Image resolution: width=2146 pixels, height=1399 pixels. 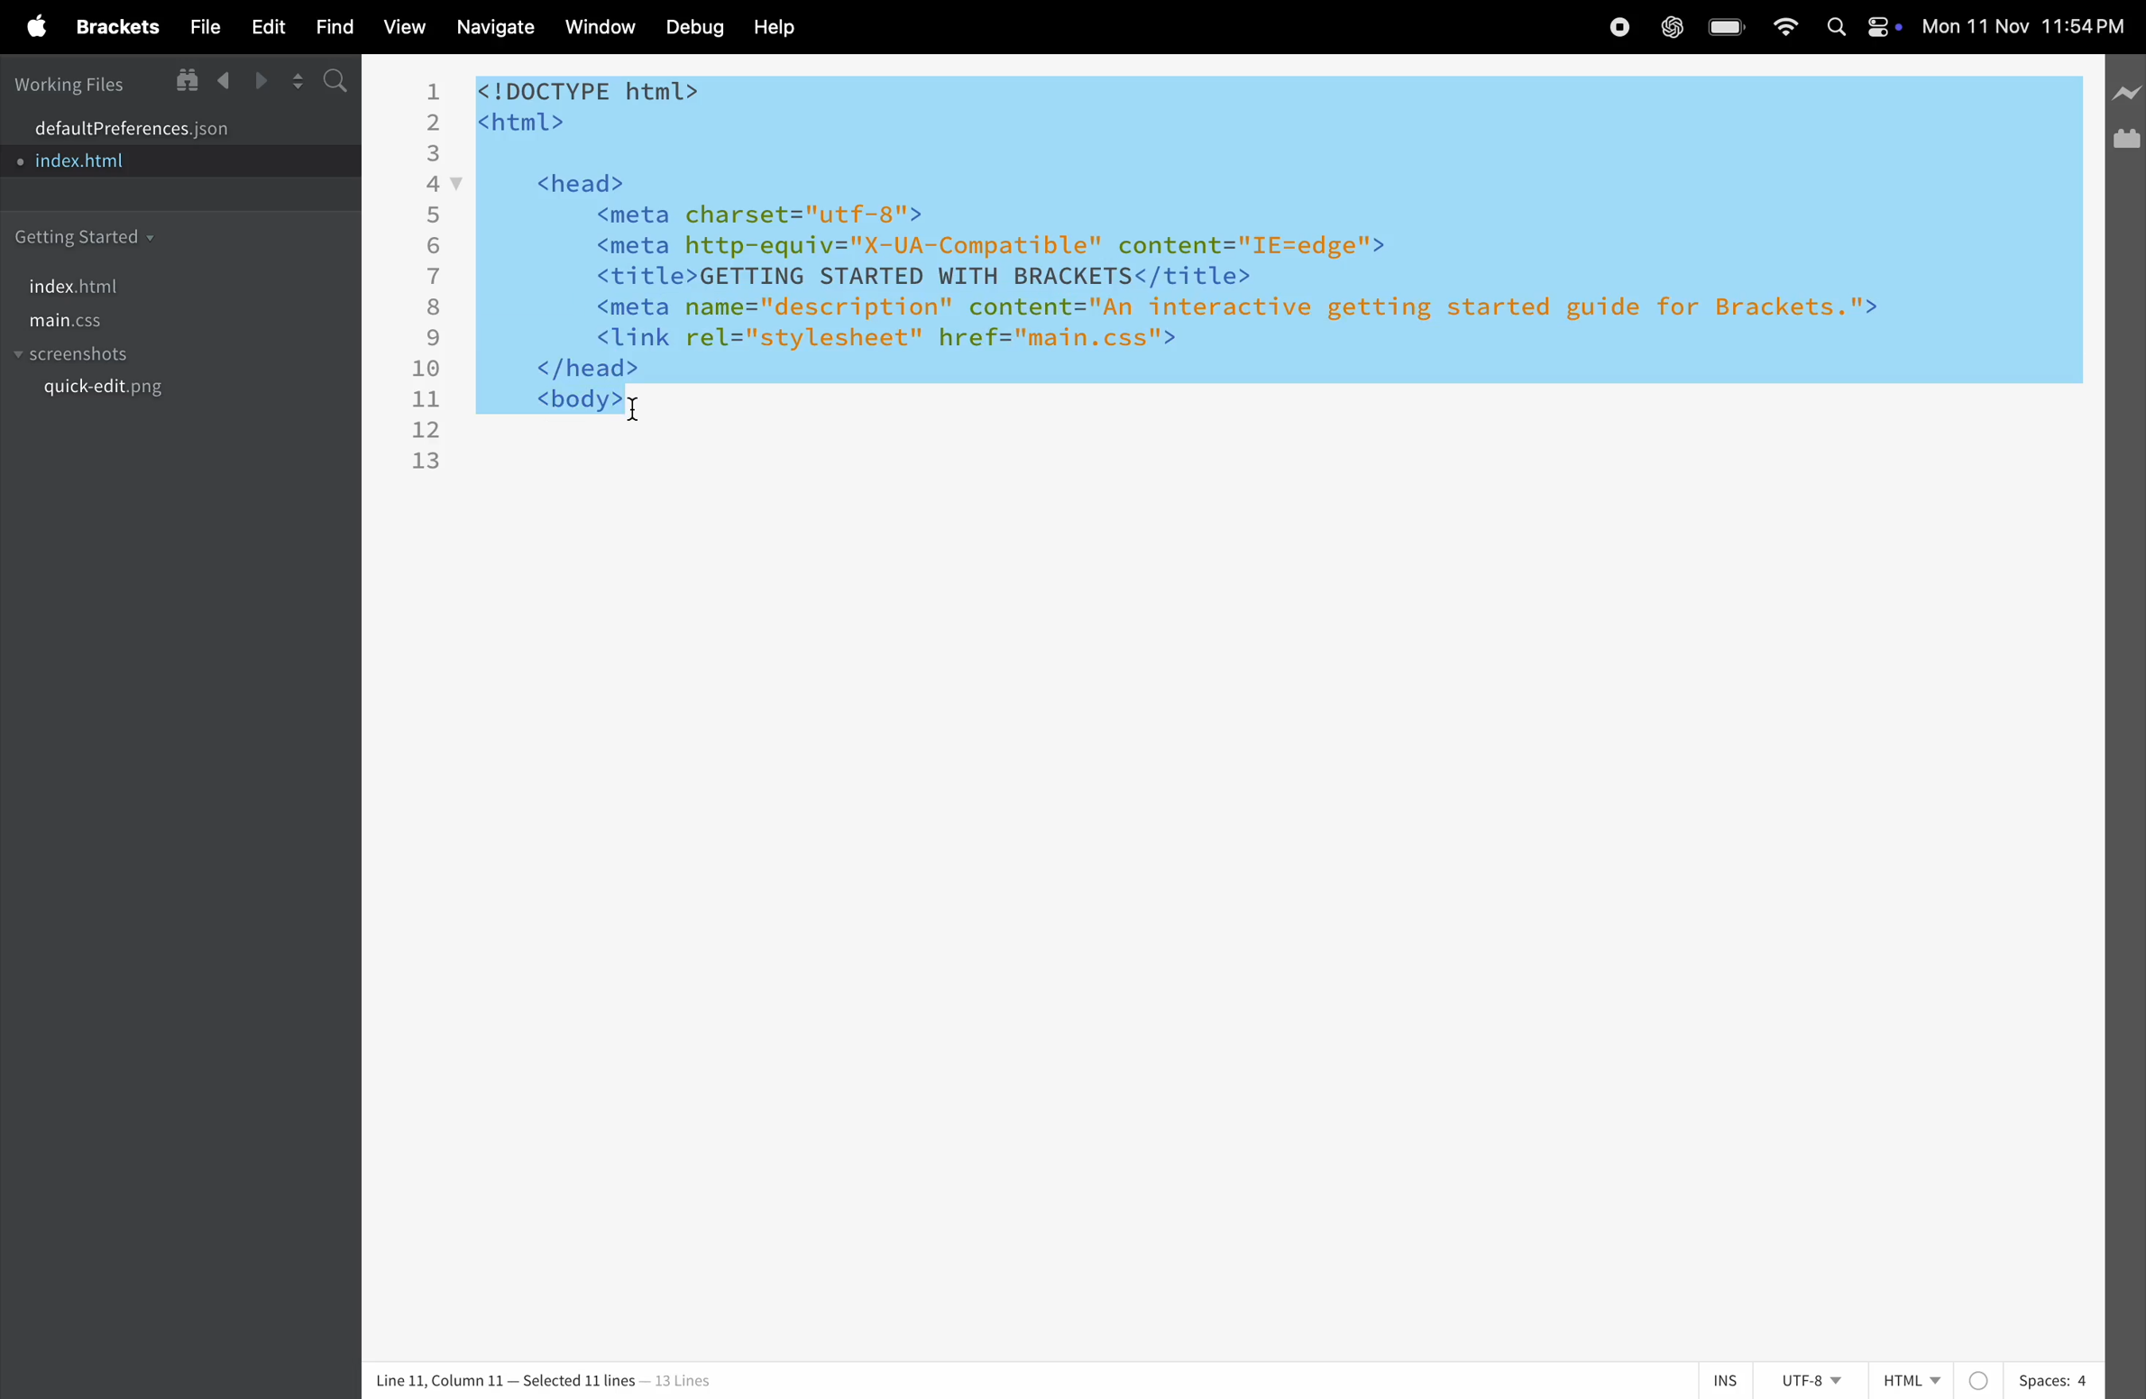 I want to click on ins, so click(x=1725, y=1379).